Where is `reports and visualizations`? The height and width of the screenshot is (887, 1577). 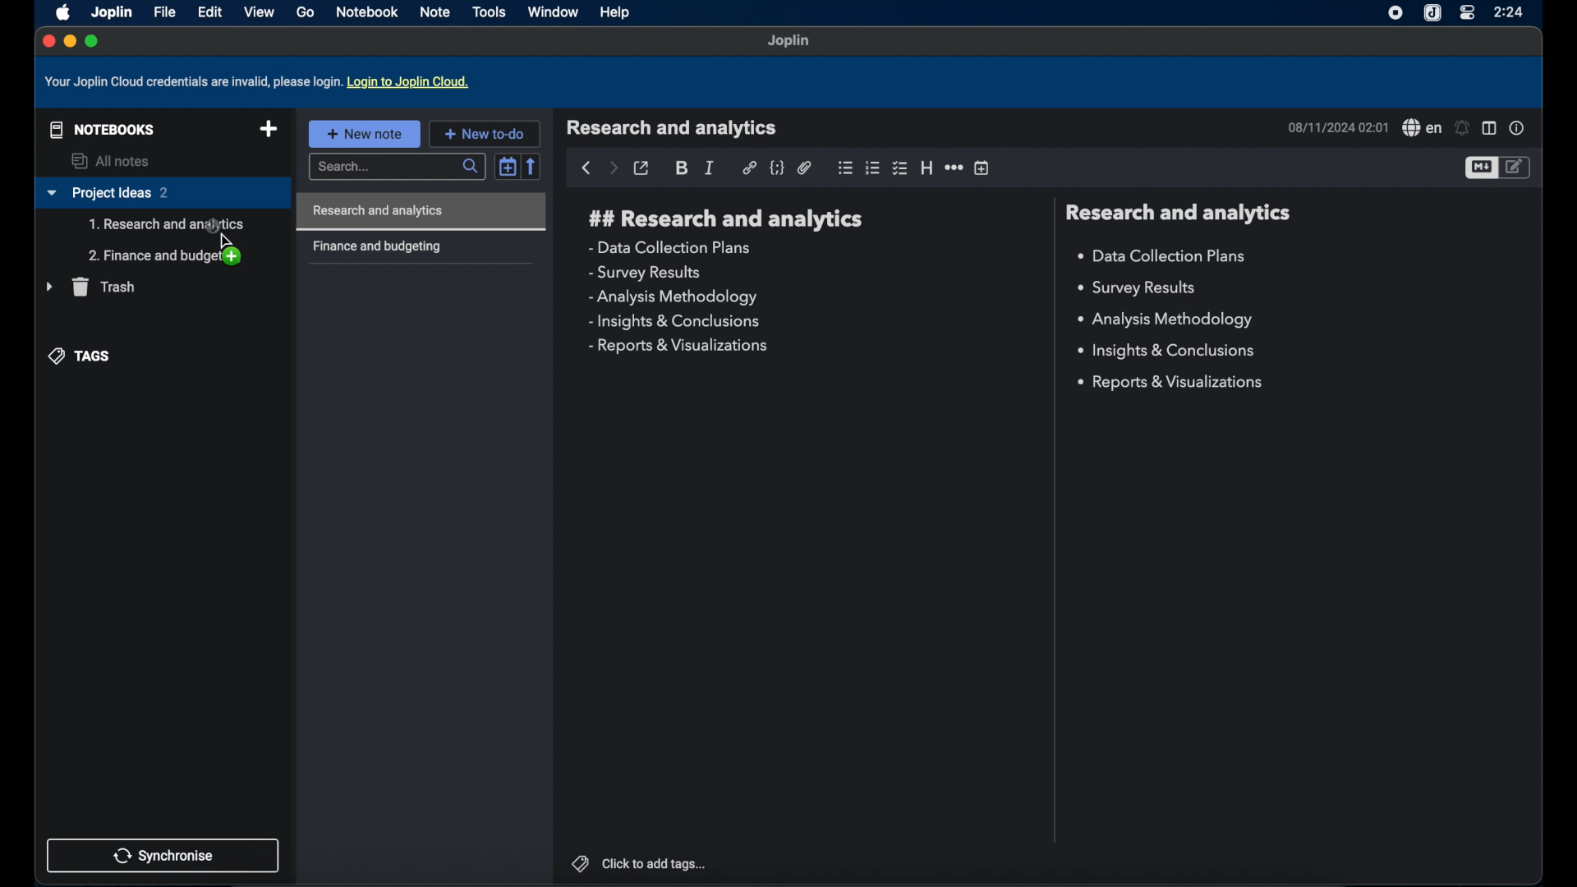
reports and visualizations is located at coordinates (677, 347).